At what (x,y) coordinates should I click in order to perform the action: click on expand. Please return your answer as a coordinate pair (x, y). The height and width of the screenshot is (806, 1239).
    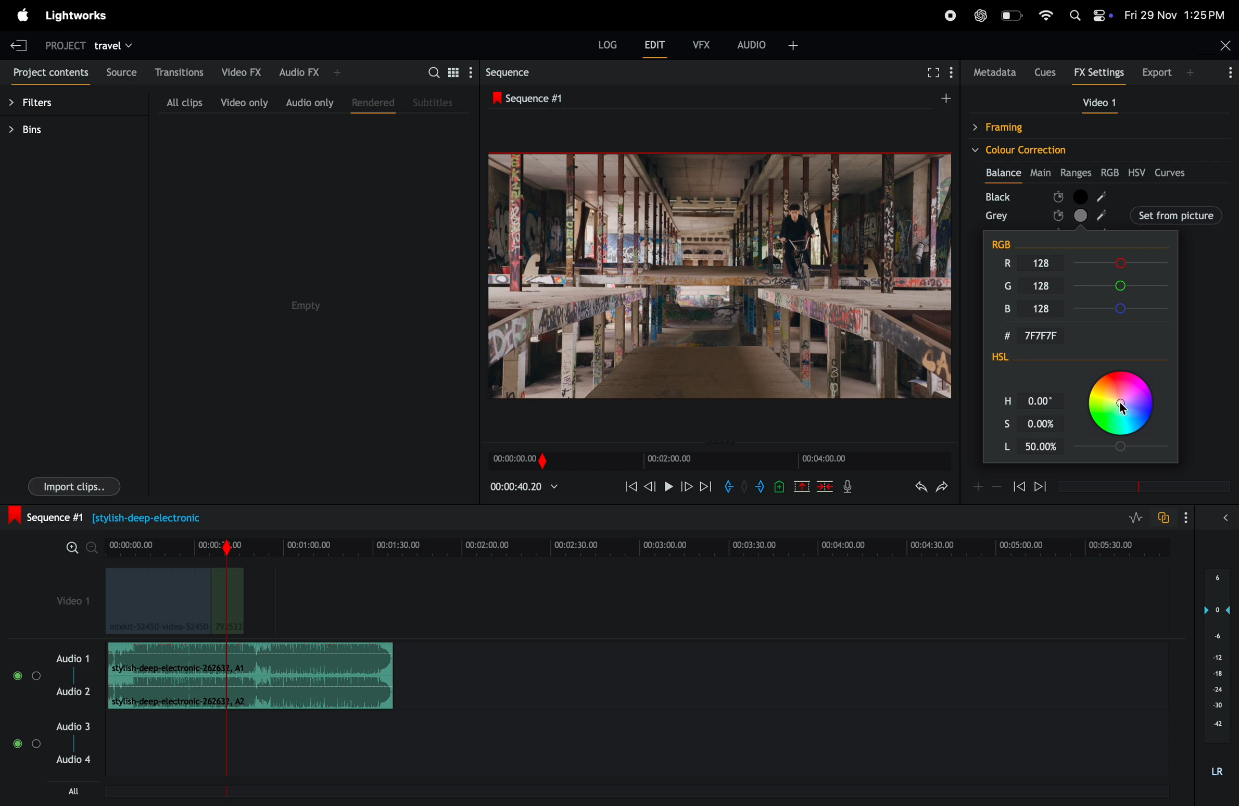
    Looking at the image, I should click on (1224, 518).